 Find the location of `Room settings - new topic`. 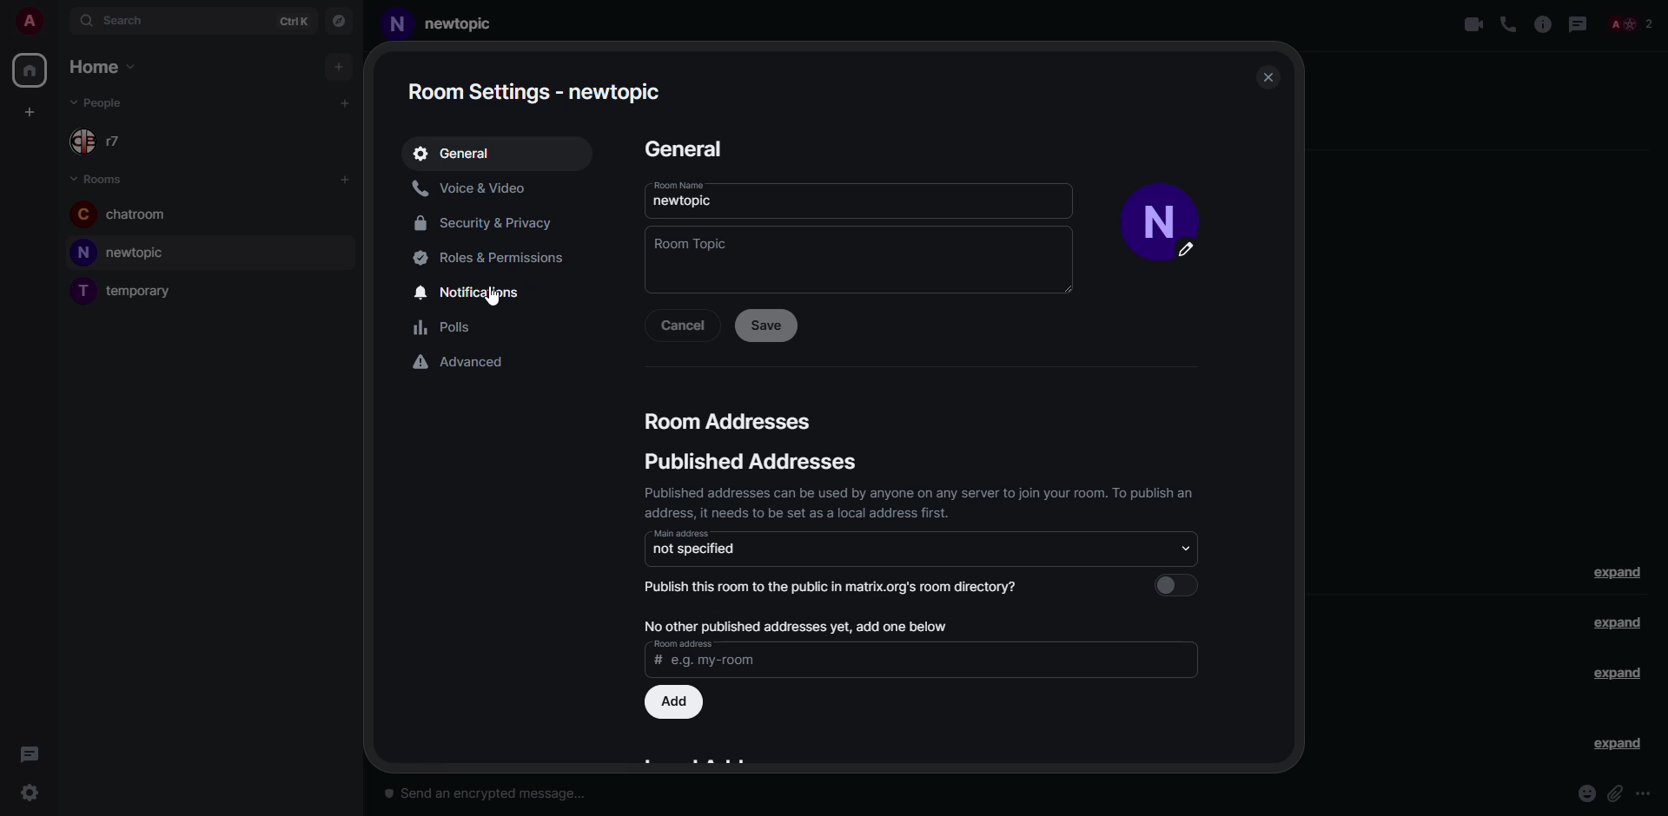

Room settings - new topic is located at coordinates (533, 91).